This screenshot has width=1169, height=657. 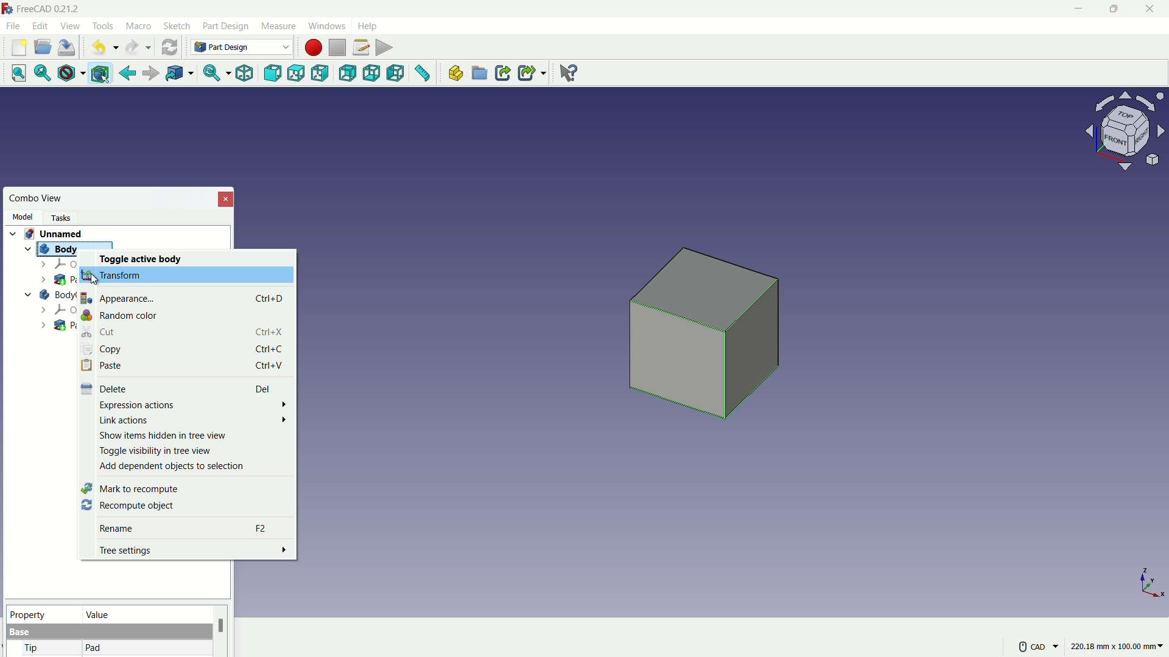 I want to click on Body, so click(x=58, y=247).